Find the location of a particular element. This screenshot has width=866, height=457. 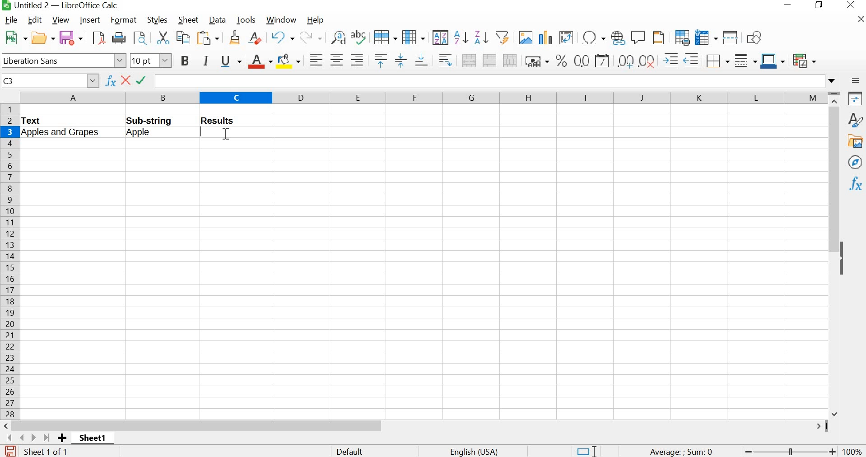

edit is located at coordinates (36, 20).